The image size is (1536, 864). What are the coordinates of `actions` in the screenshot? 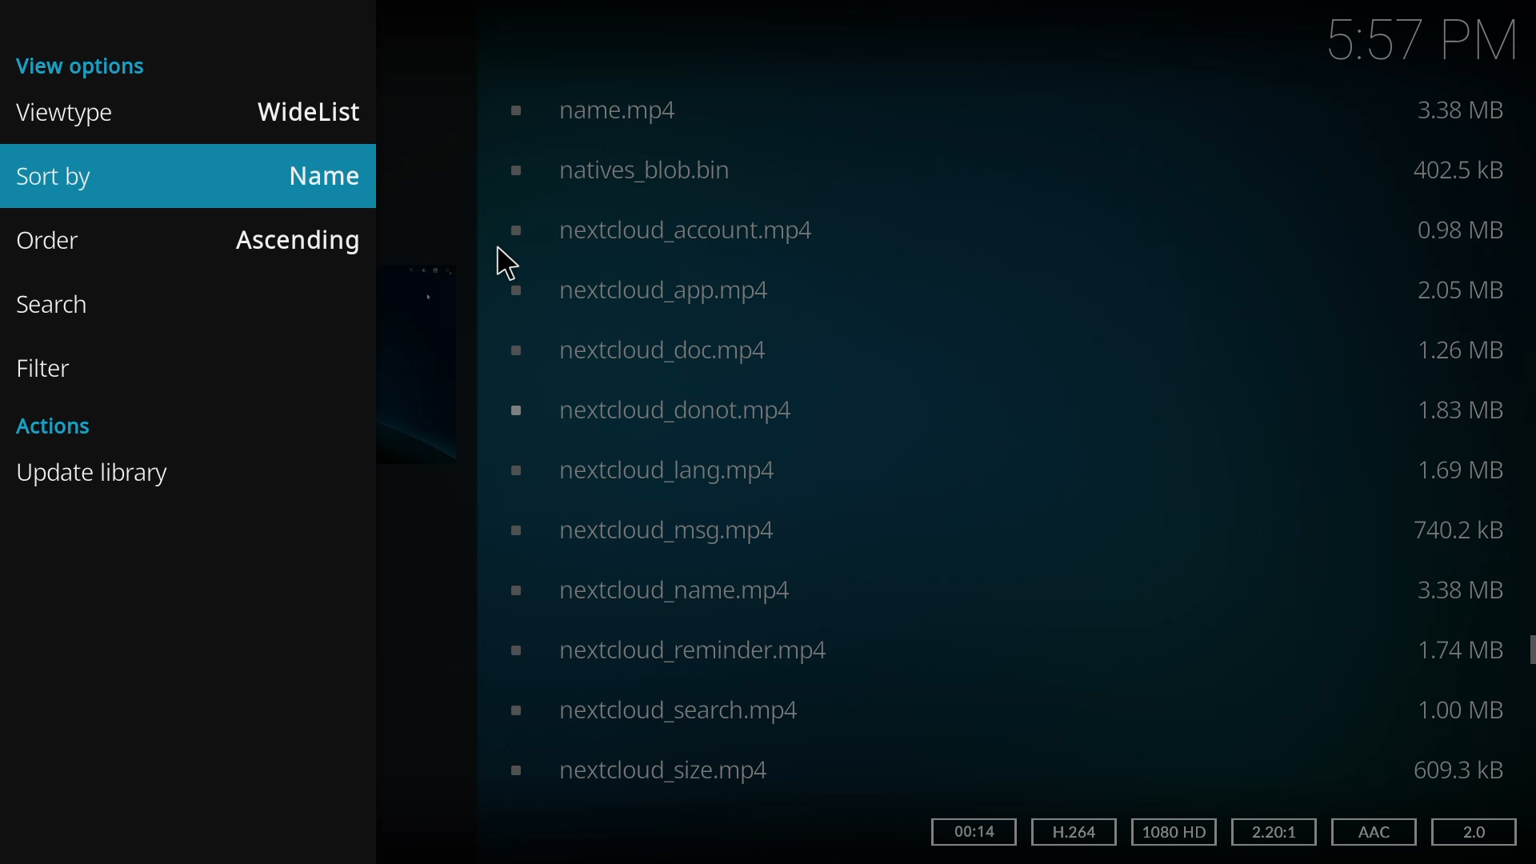 It's located at (58, 424).